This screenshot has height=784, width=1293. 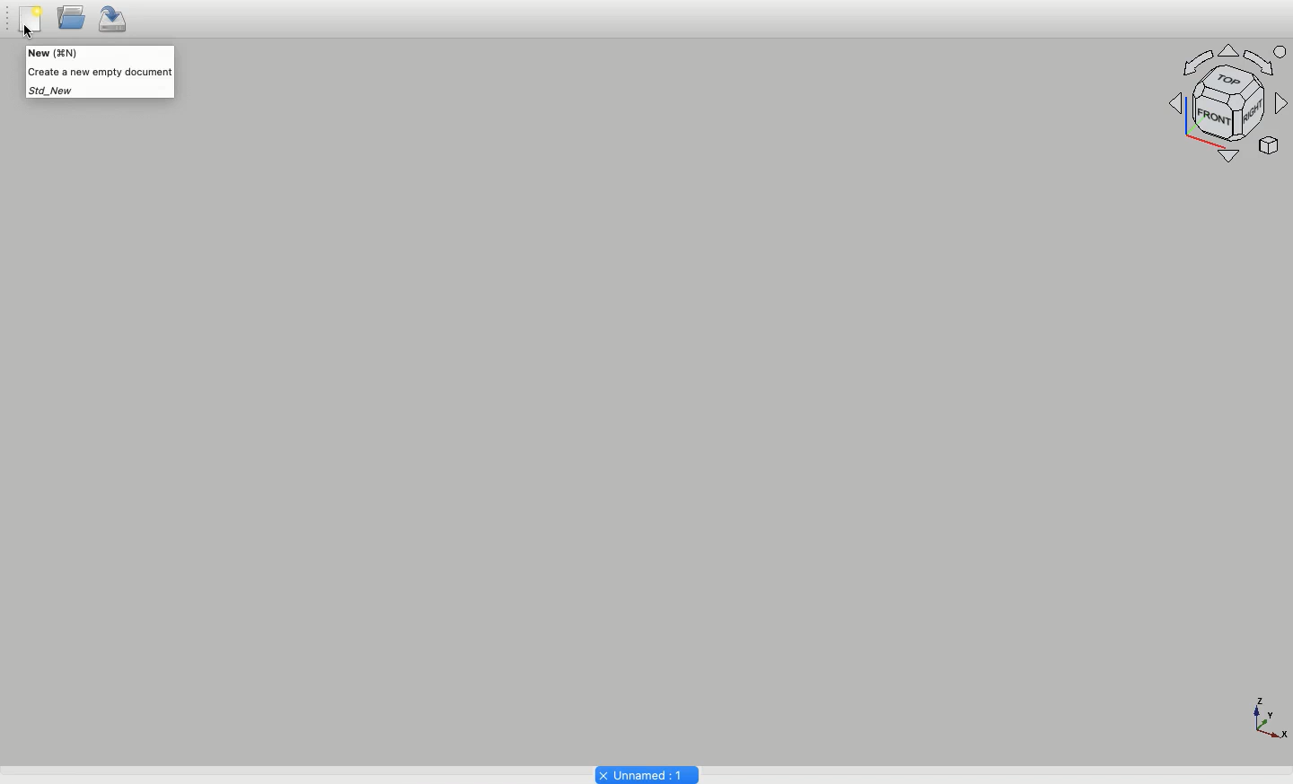 I want to click on Navigation styles, so click(x=1229, y=103).